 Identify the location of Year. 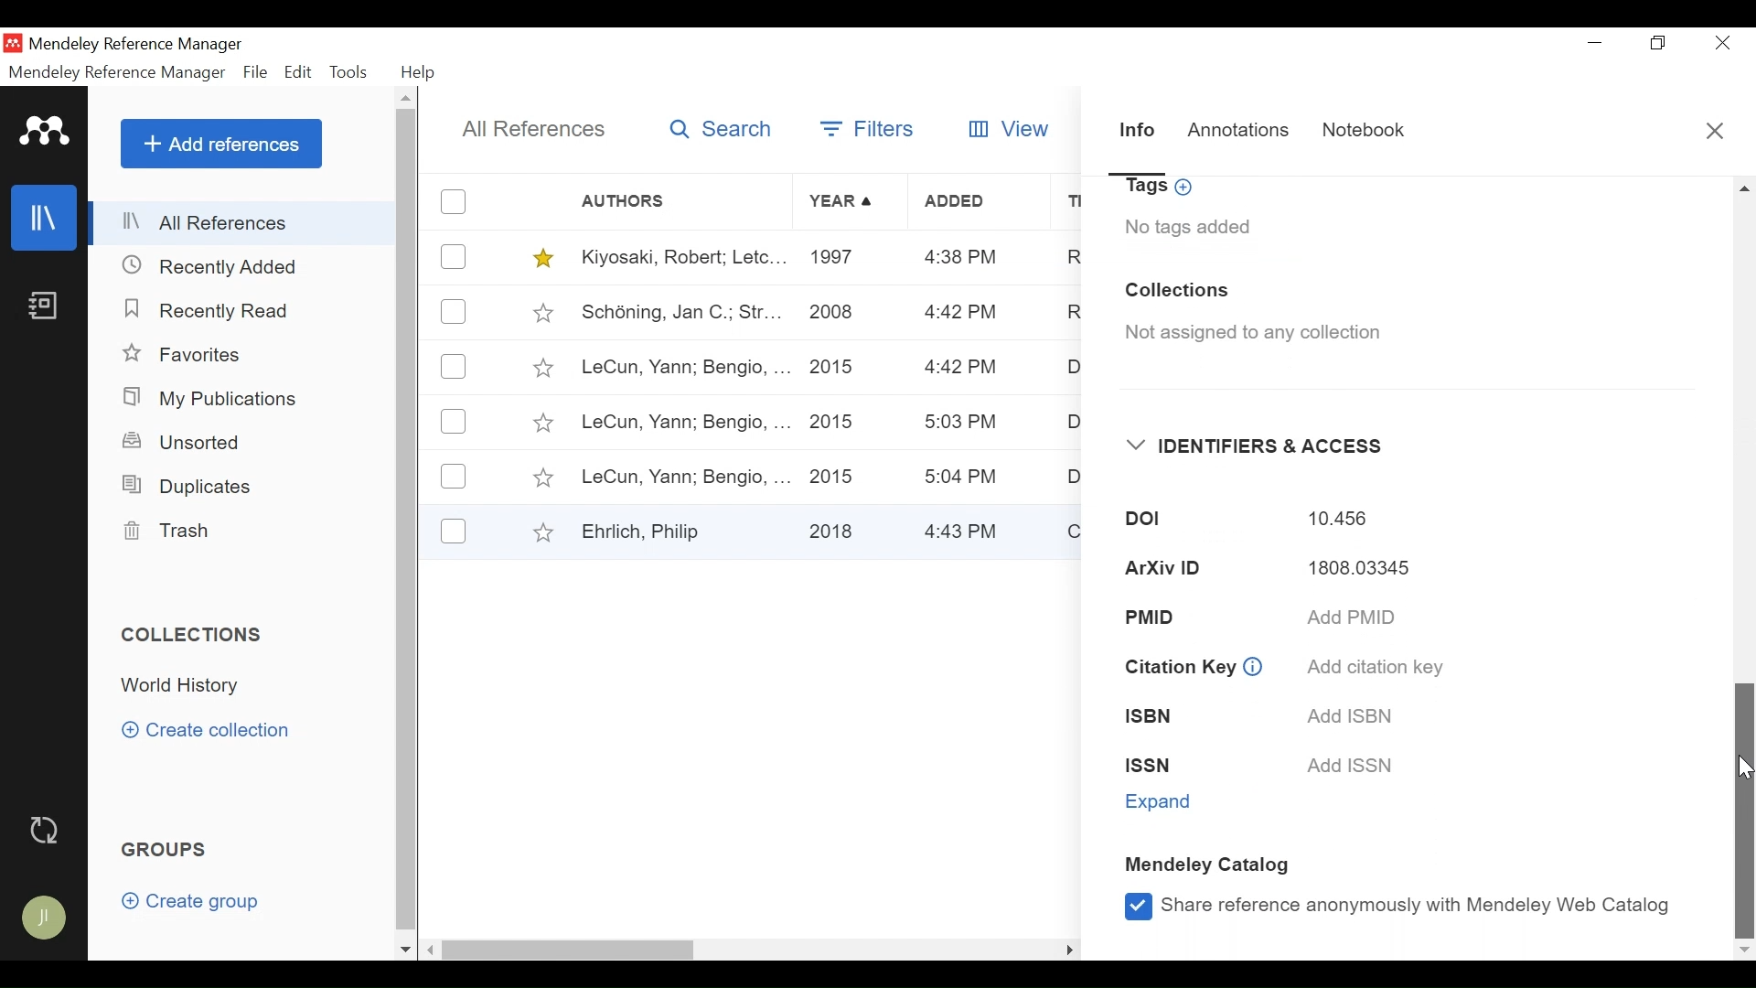
(844, 202).